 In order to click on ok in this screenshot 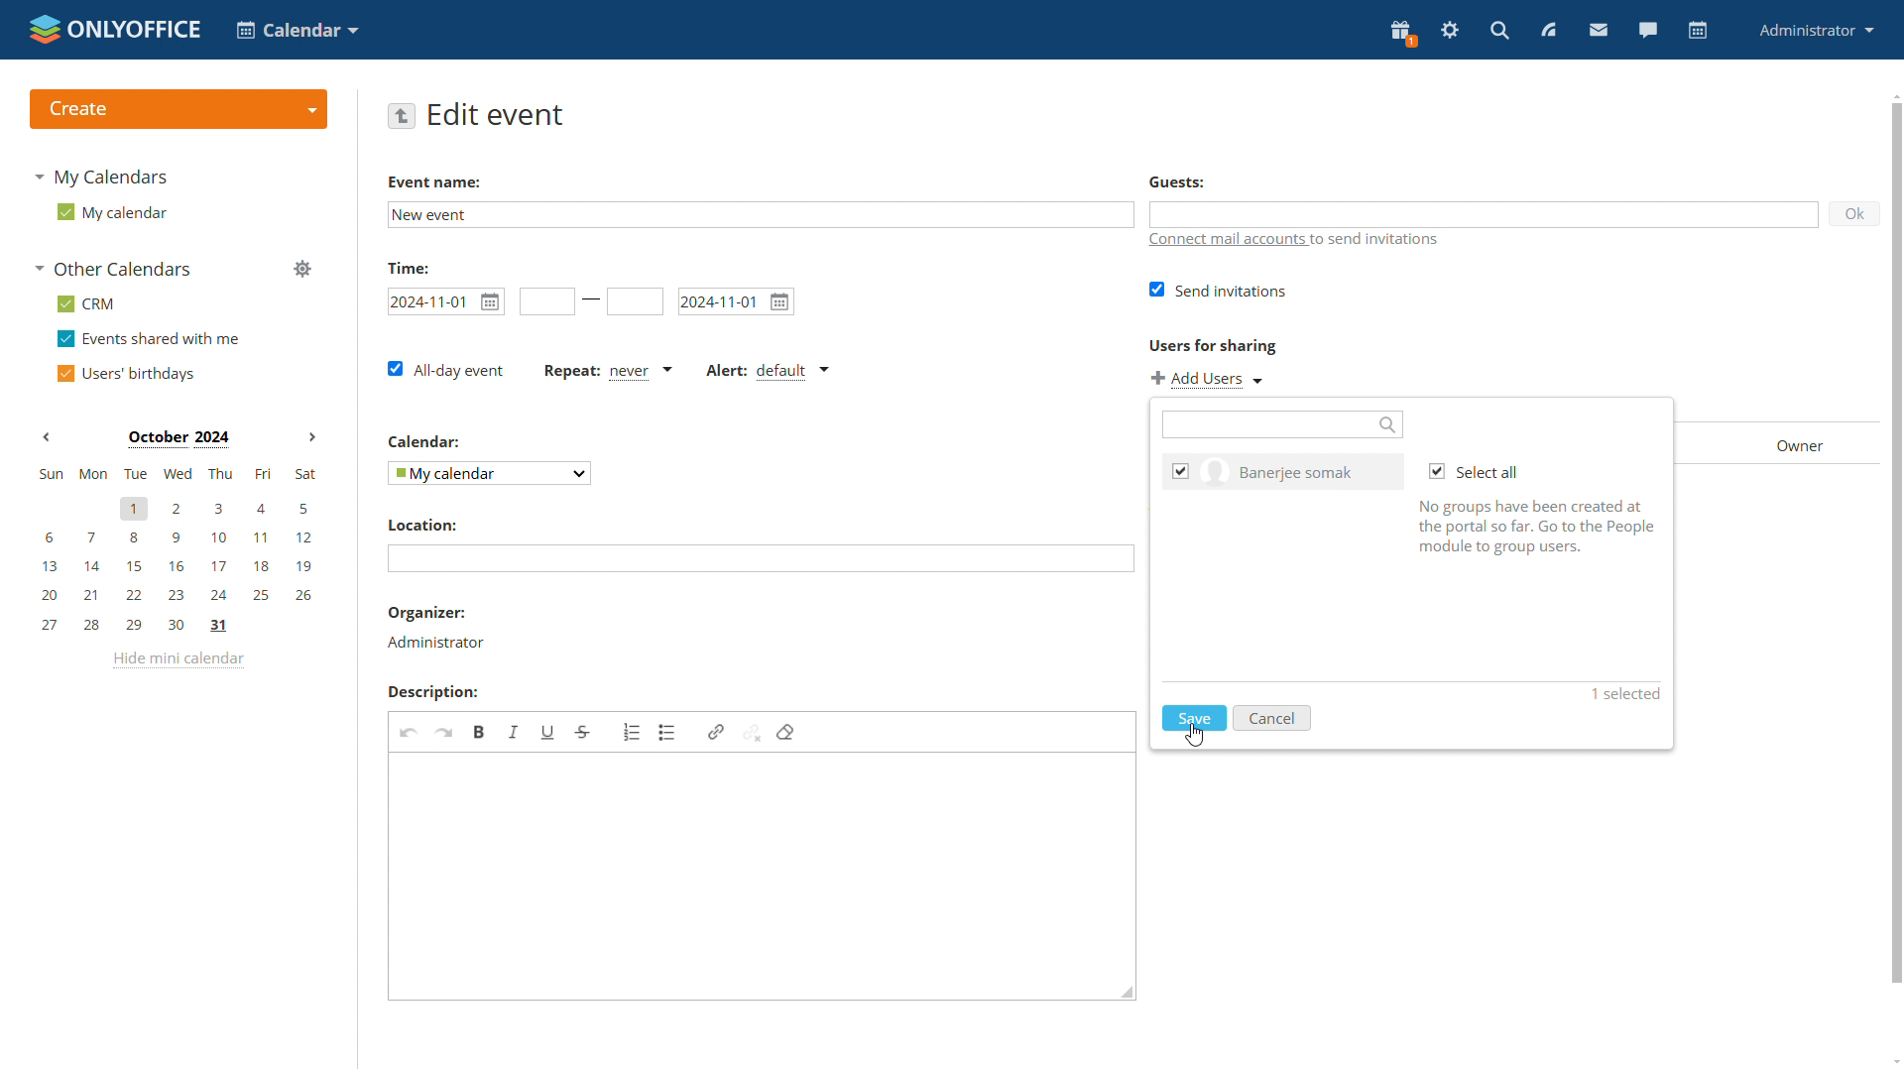, I will do `click(1855, 214)`.